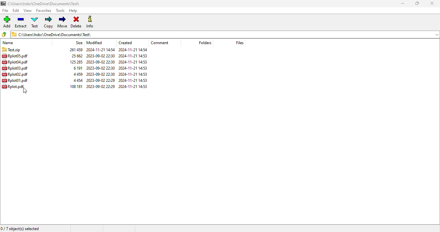 Image resolution: width=440 pixels, height=232 pixels. I want to click on copy, so click(49, 22).